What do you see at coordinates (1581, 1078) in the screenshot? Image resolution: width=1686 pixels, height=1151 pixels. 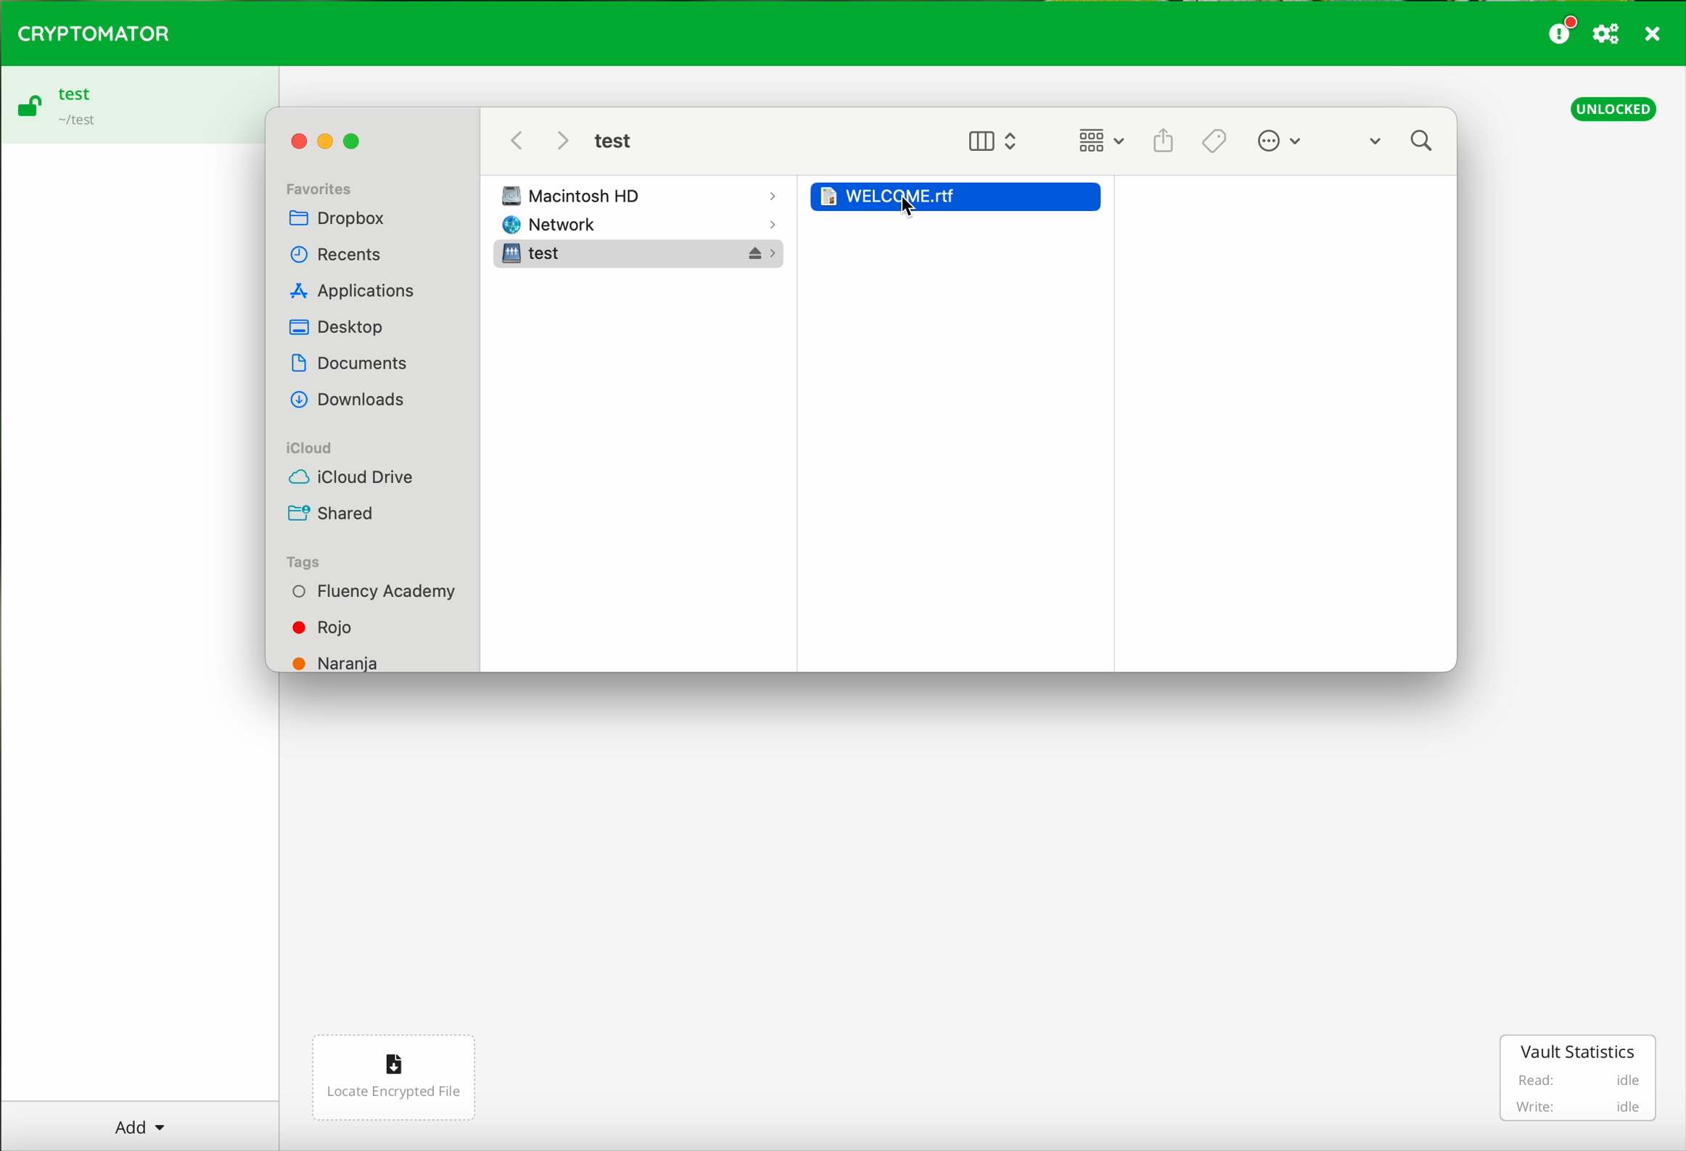 I see `vault statistics` at bounding box center [1581, 1078].